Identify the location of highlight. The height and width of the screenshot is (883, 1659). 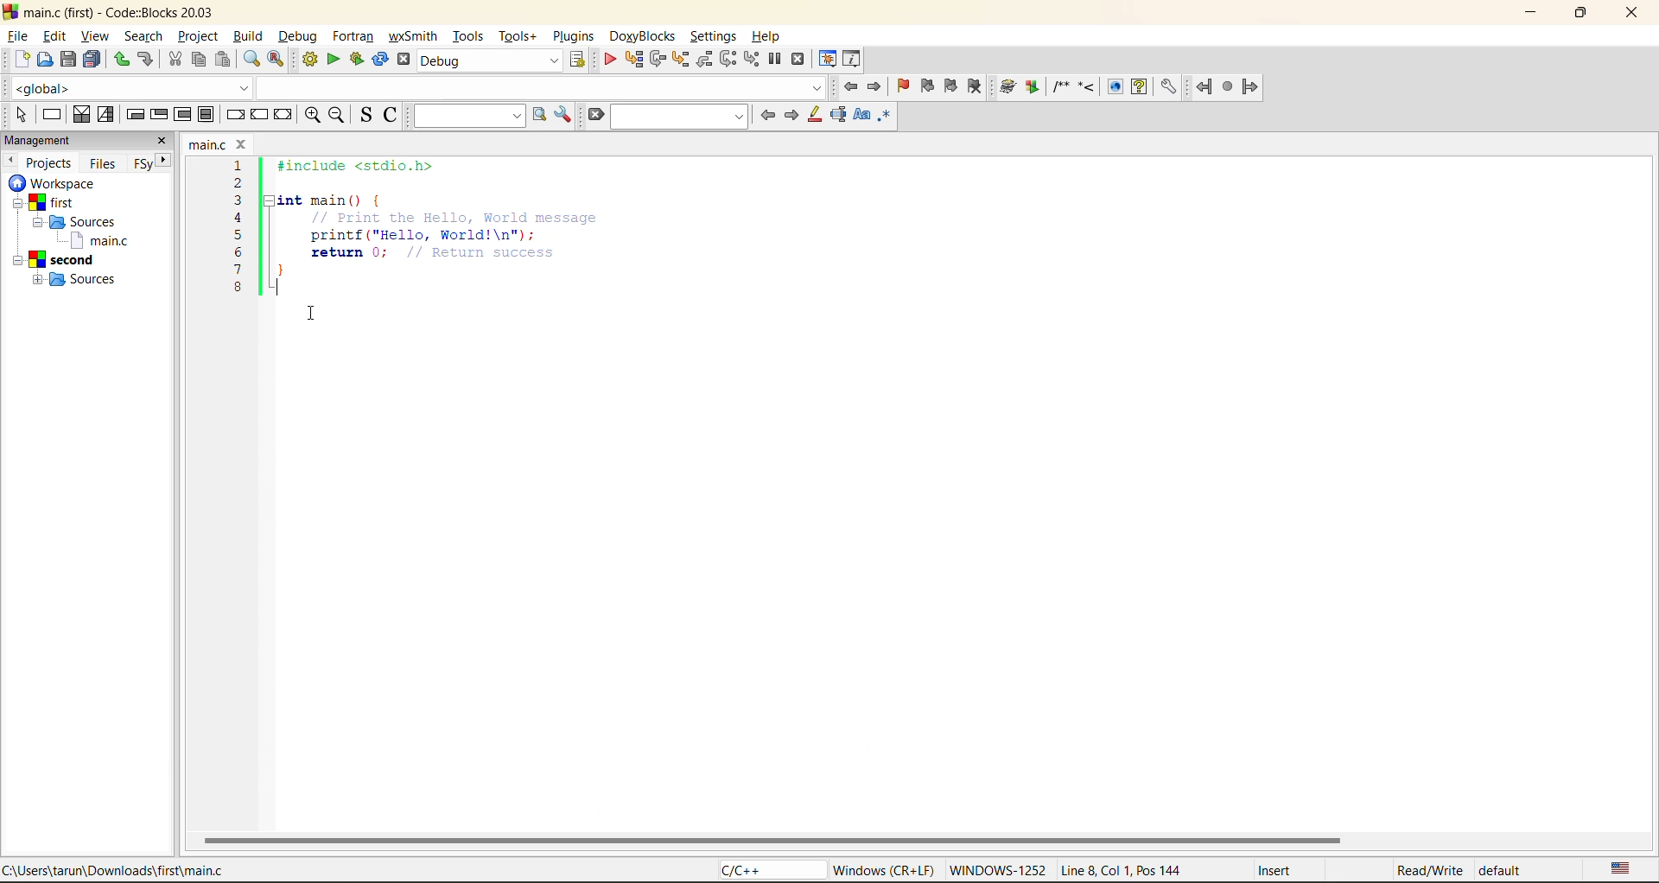
(816, 114).